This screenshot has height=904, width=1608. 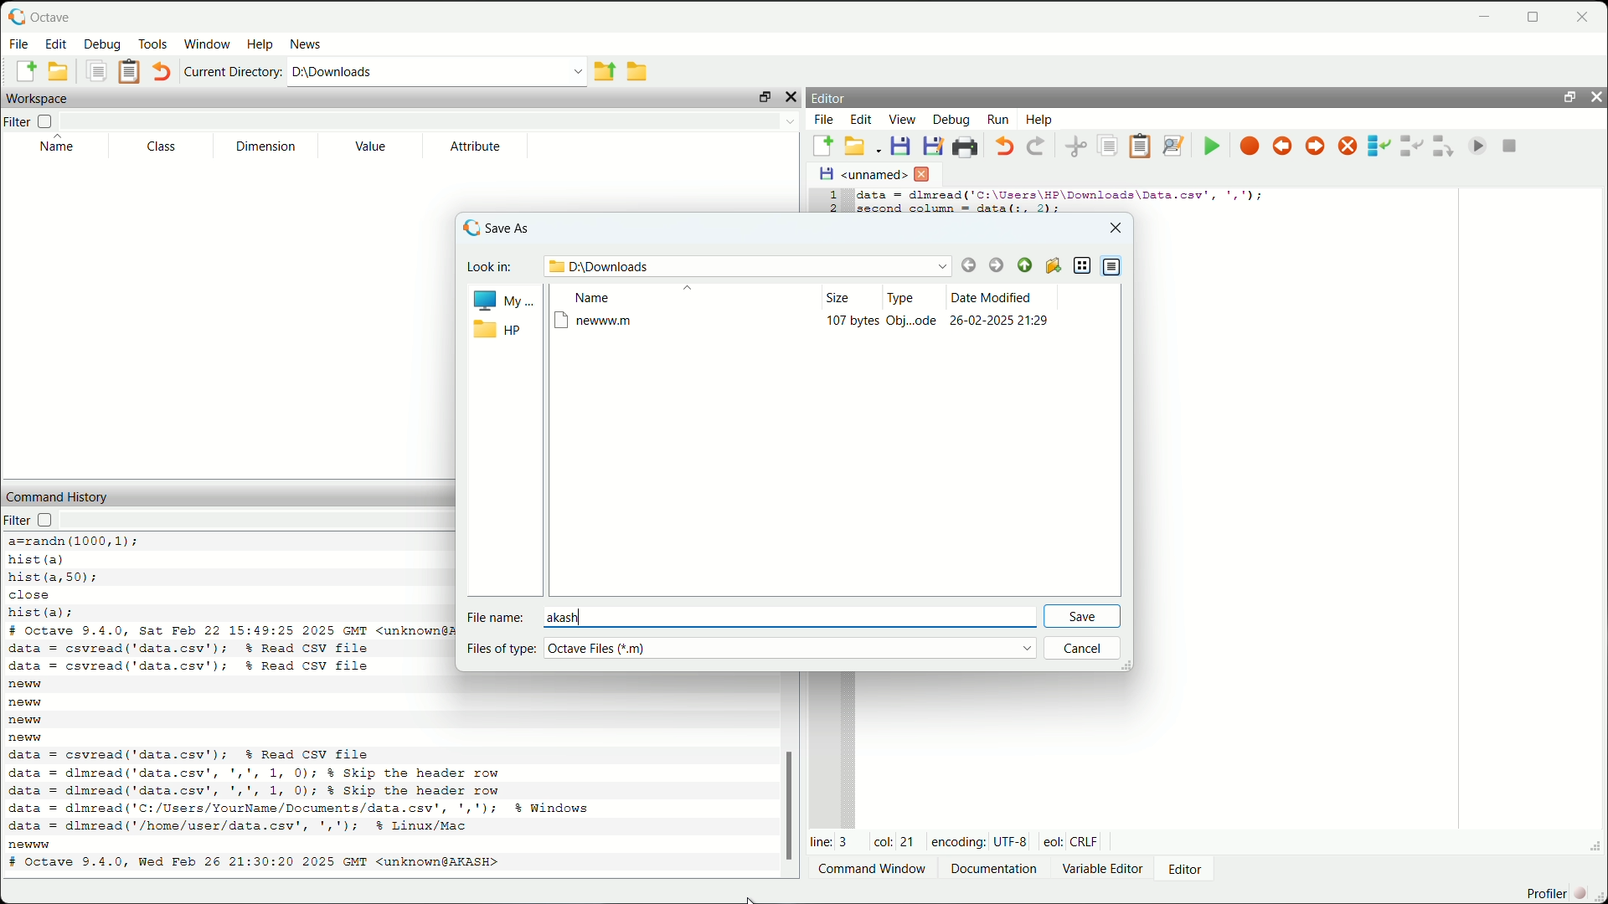 What do you see at coordinates (1087, 650) in the screenshot?
I see `cancel` at bounding box center [1087, 650].